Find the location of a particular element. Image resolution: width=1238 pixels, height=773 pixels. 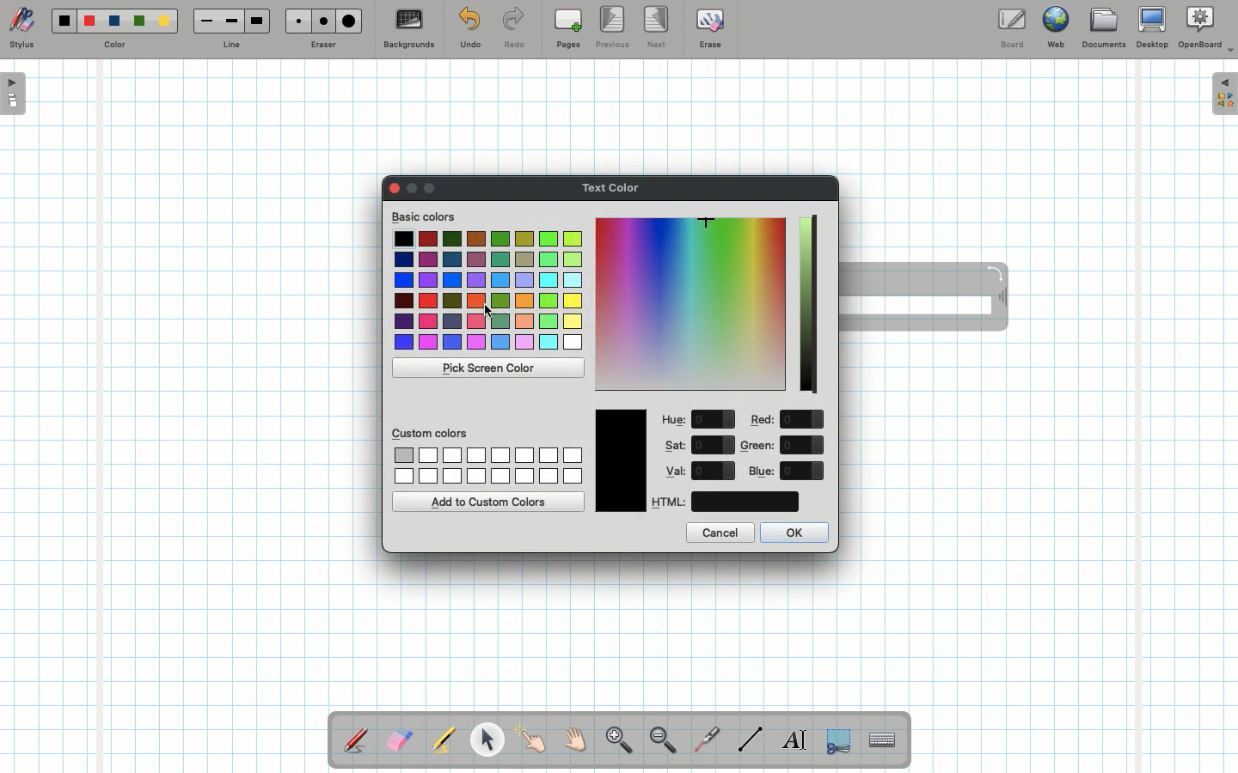

cursor is located at coordinates (487, 310).